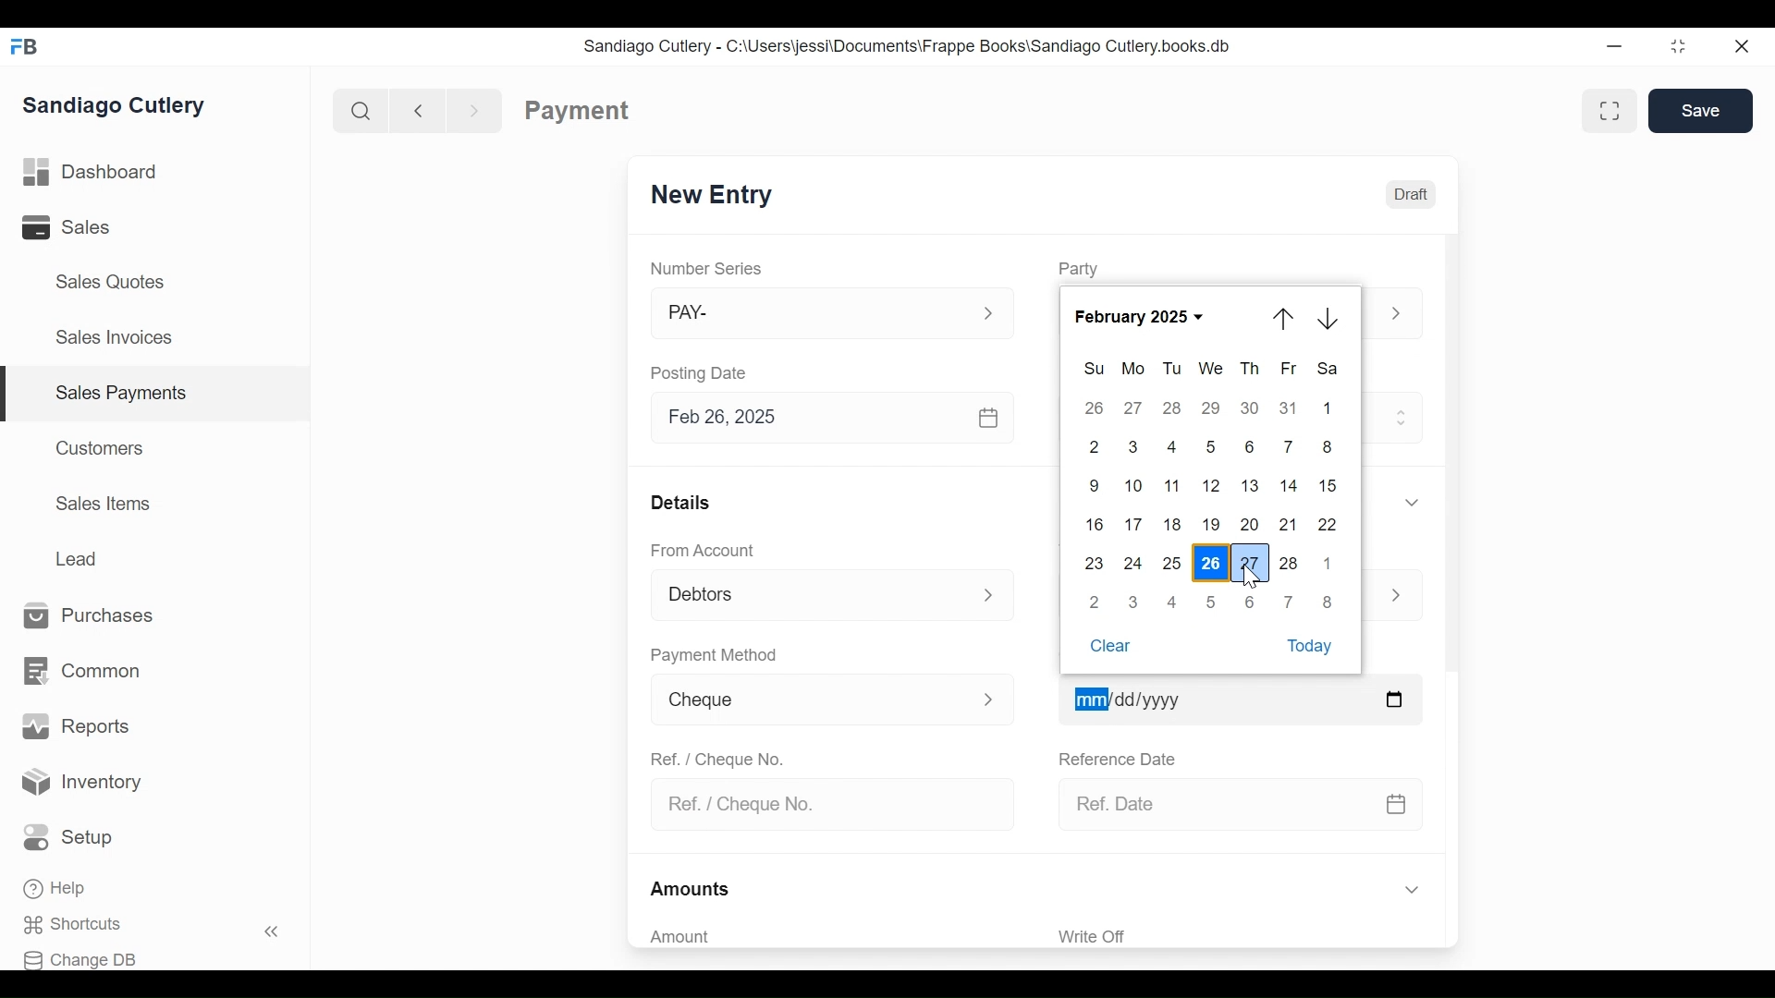  What do you see at coordinates (1250, 447) in the screenshot?
I see `6` at bounding box center [1250, 447].